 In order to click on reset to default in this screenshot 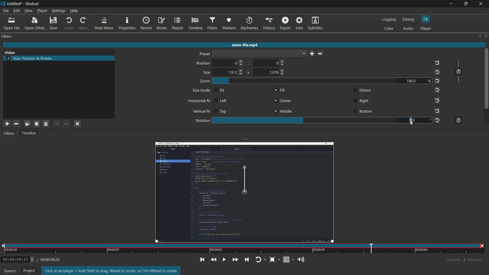, I will do `click(438, 72)`.